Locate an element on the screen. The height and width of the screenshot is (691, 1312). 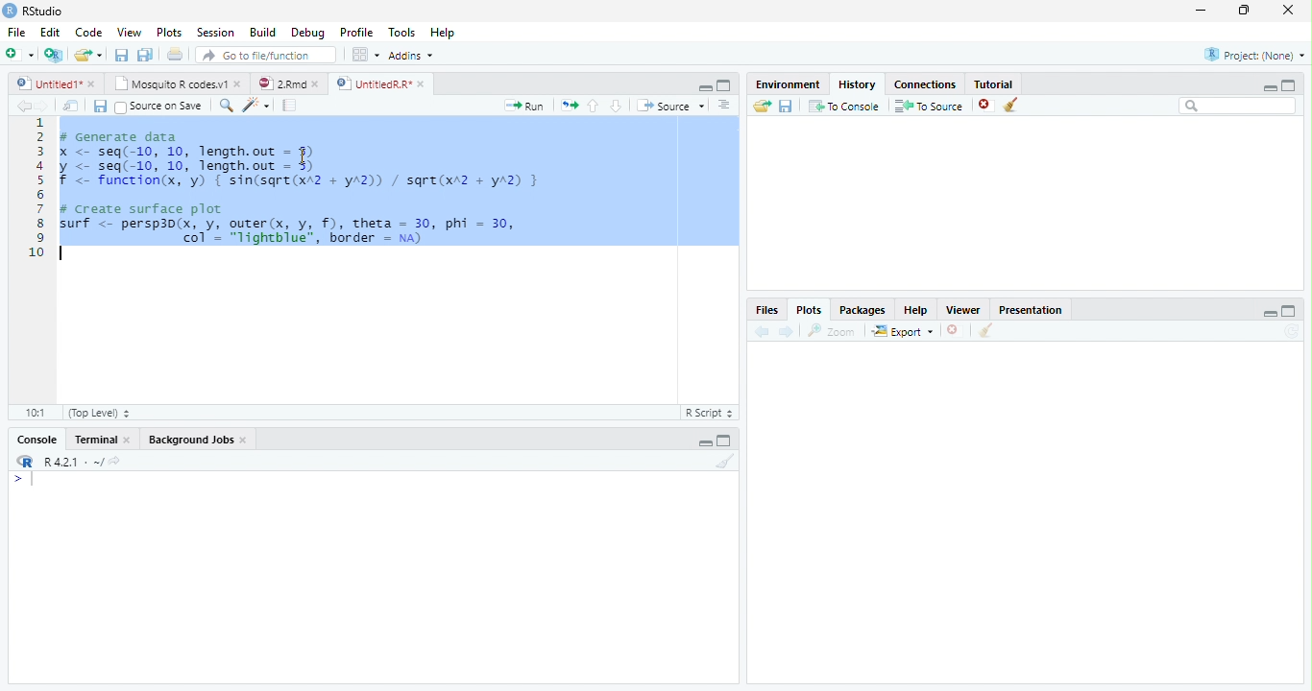
maximize is located at coordinates (1289, 85).